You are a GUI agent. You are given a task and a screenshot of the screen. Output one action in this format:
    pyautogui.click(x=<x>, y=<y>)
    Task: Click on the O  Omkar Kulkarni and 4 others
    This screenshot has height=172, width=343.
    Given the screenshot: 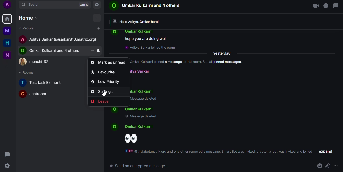 What is the action you would take?
    pyautogui.click(x=56, y=51)
    